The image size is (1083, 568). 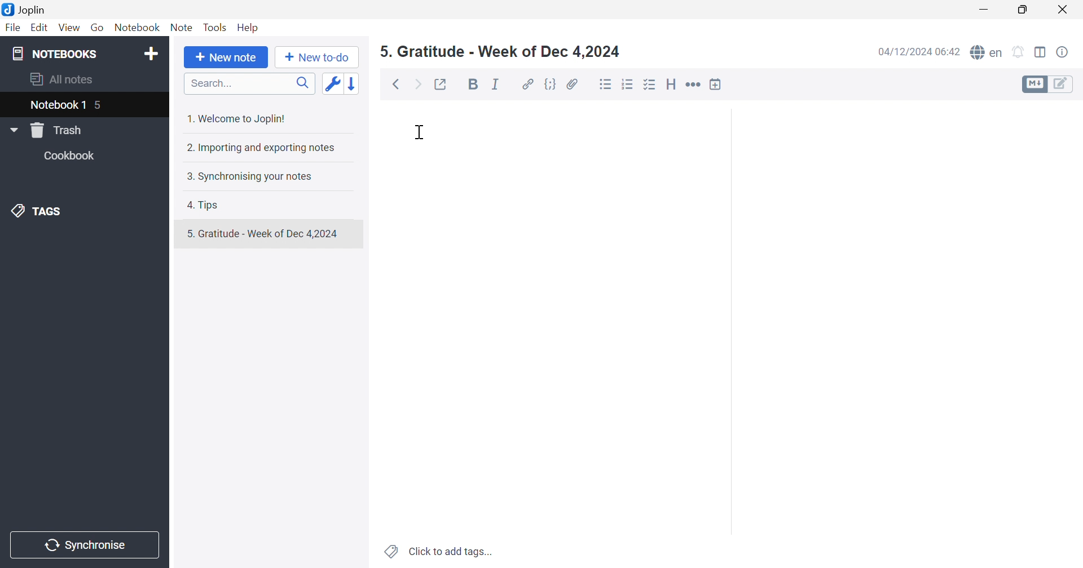 What do you see at coordinates (495, 84) in the screenshot?
I see `Italic` at bounding box center [495, 84].